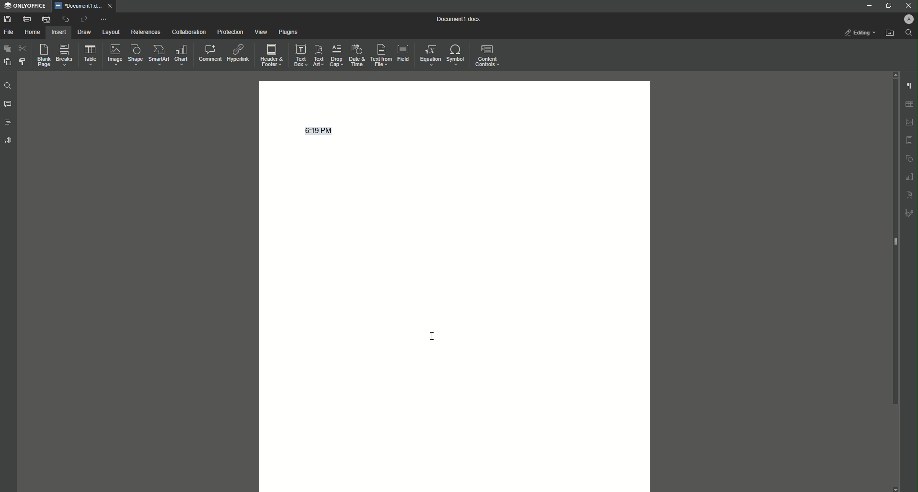 The height and width of the screenshot is (492, 918). Describe the element at coordinates (23, 62) in the screenshot. I see `Choose Style` at that location.